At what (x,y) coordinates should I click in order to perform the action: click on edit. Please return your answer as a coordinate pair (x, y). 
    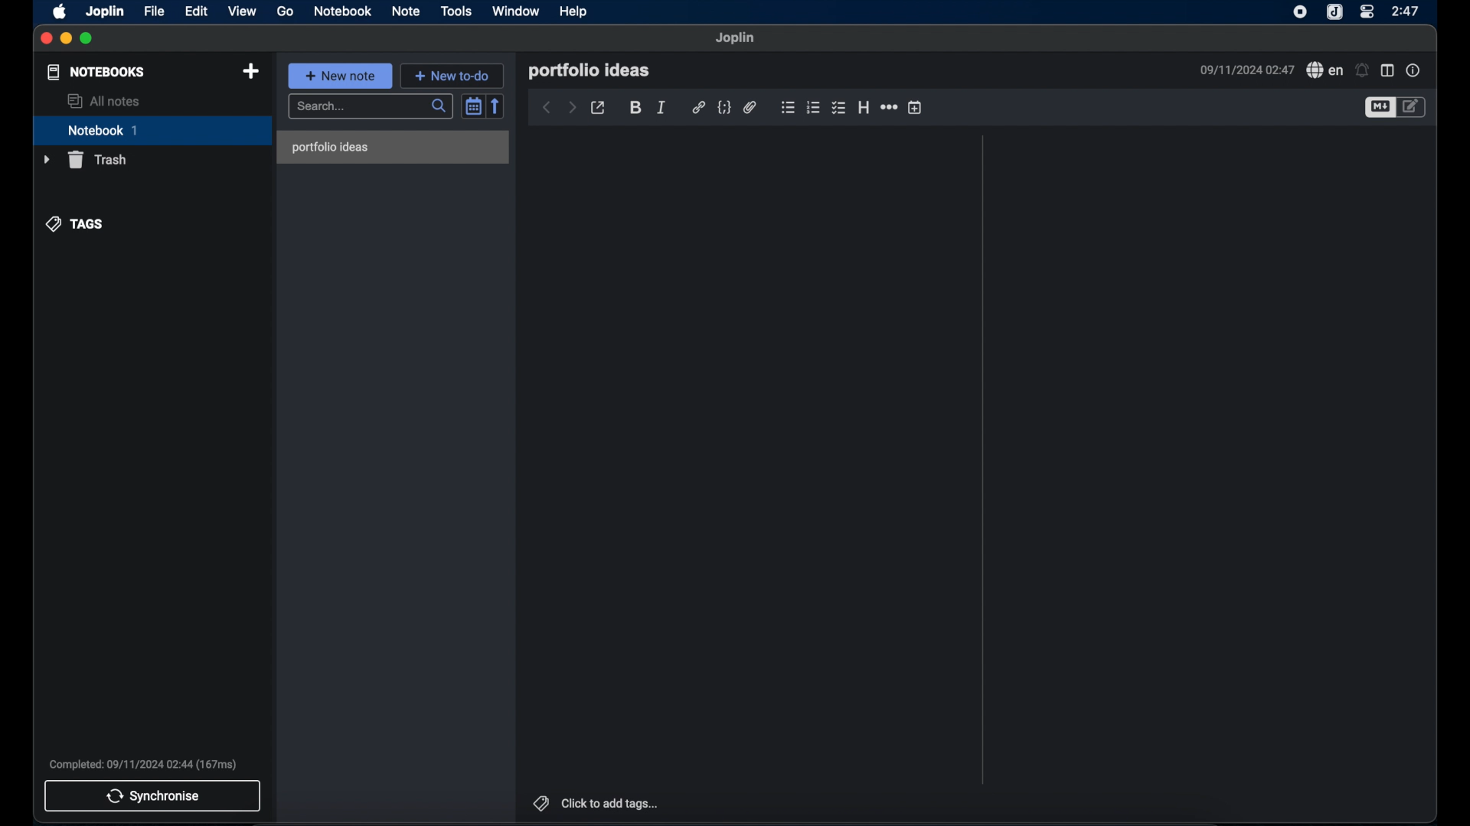
    Looking at the image, I should click on (197, 11).